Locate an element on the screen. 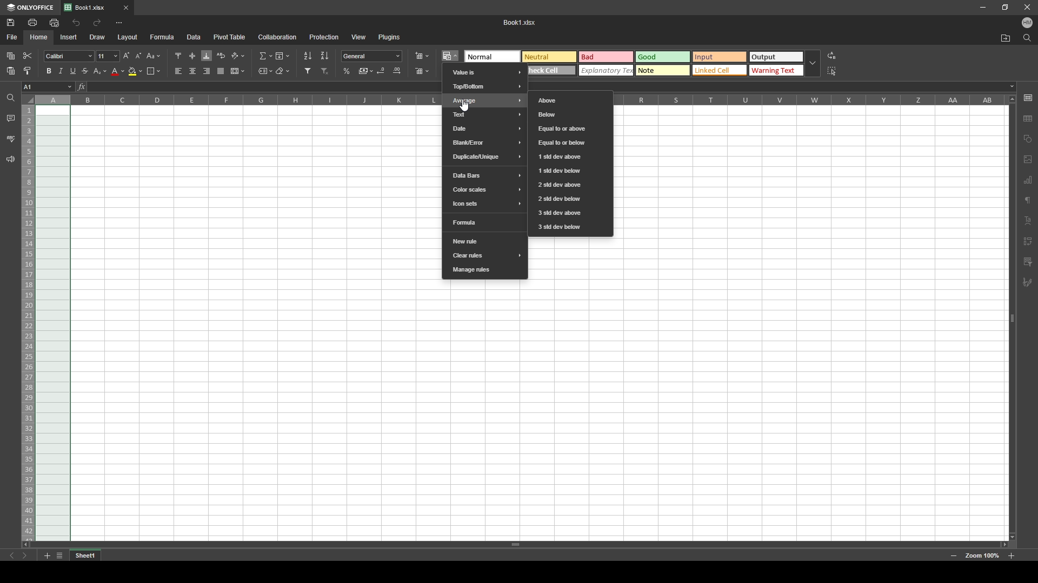 The height and width of the screenshot is (583, 1038). formula is located at coordinates (162, 36).